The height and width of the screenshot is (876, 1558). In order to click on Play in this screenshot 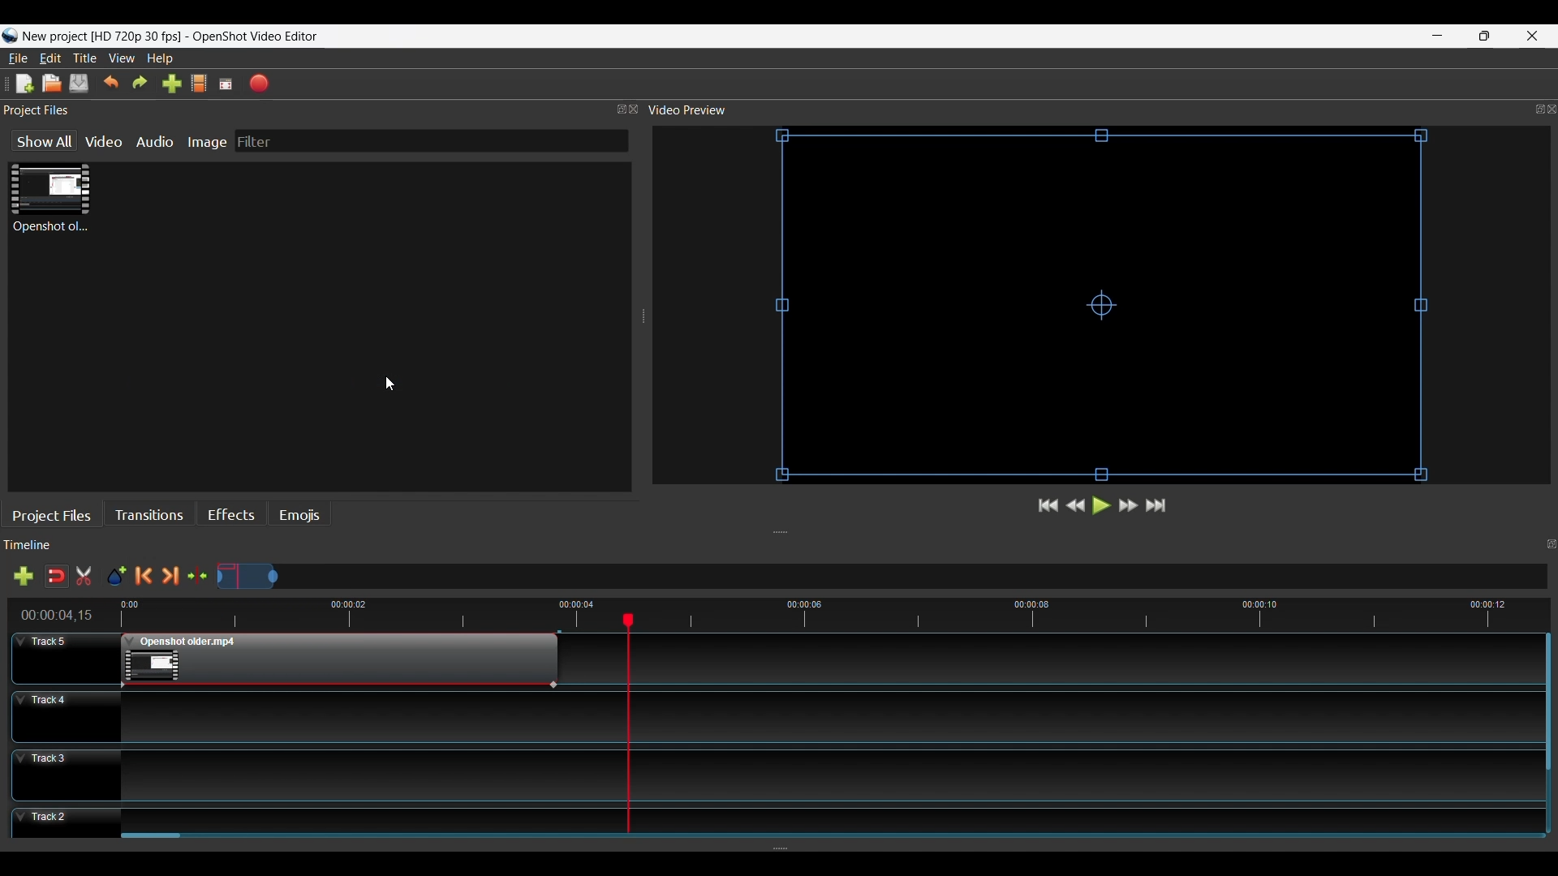, I will do `click(1100, 508)`.